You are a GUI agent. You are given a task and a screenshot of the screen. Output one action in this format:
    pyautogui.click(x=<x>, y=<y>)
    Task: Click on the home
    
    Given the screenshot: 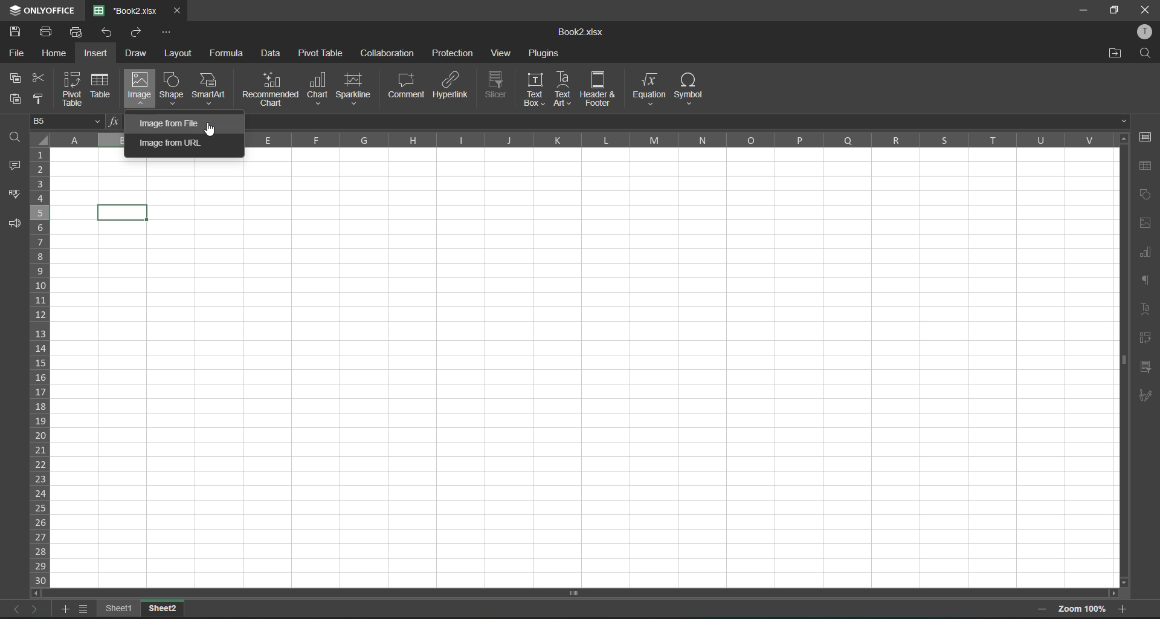 What is the action you would take?
    pyautogui.click(x=57, y=54)
    